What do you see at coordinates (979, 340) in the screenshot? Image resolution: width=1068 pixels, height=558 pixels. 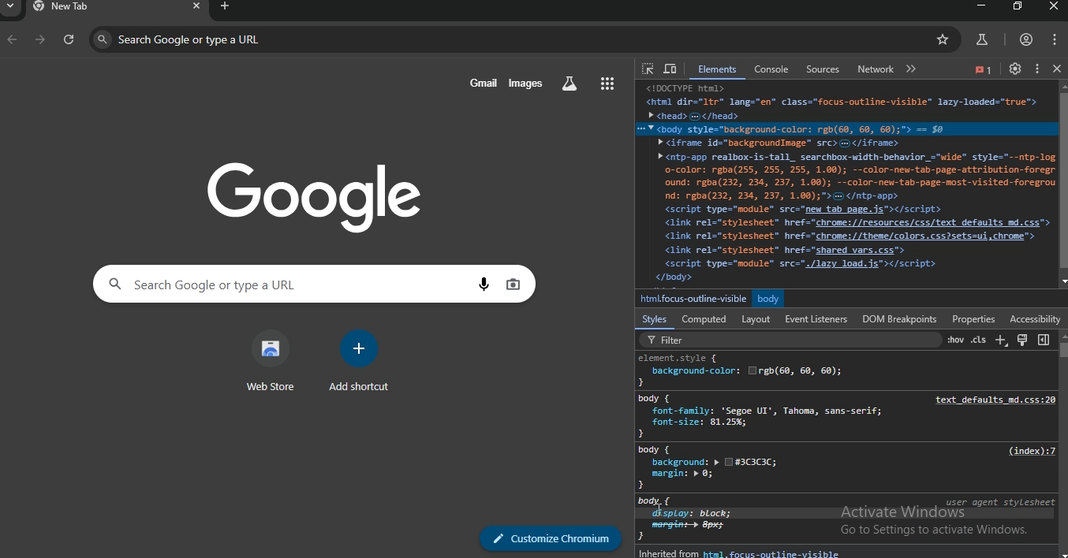 I see `element classes` at bounding box center [979, 340].